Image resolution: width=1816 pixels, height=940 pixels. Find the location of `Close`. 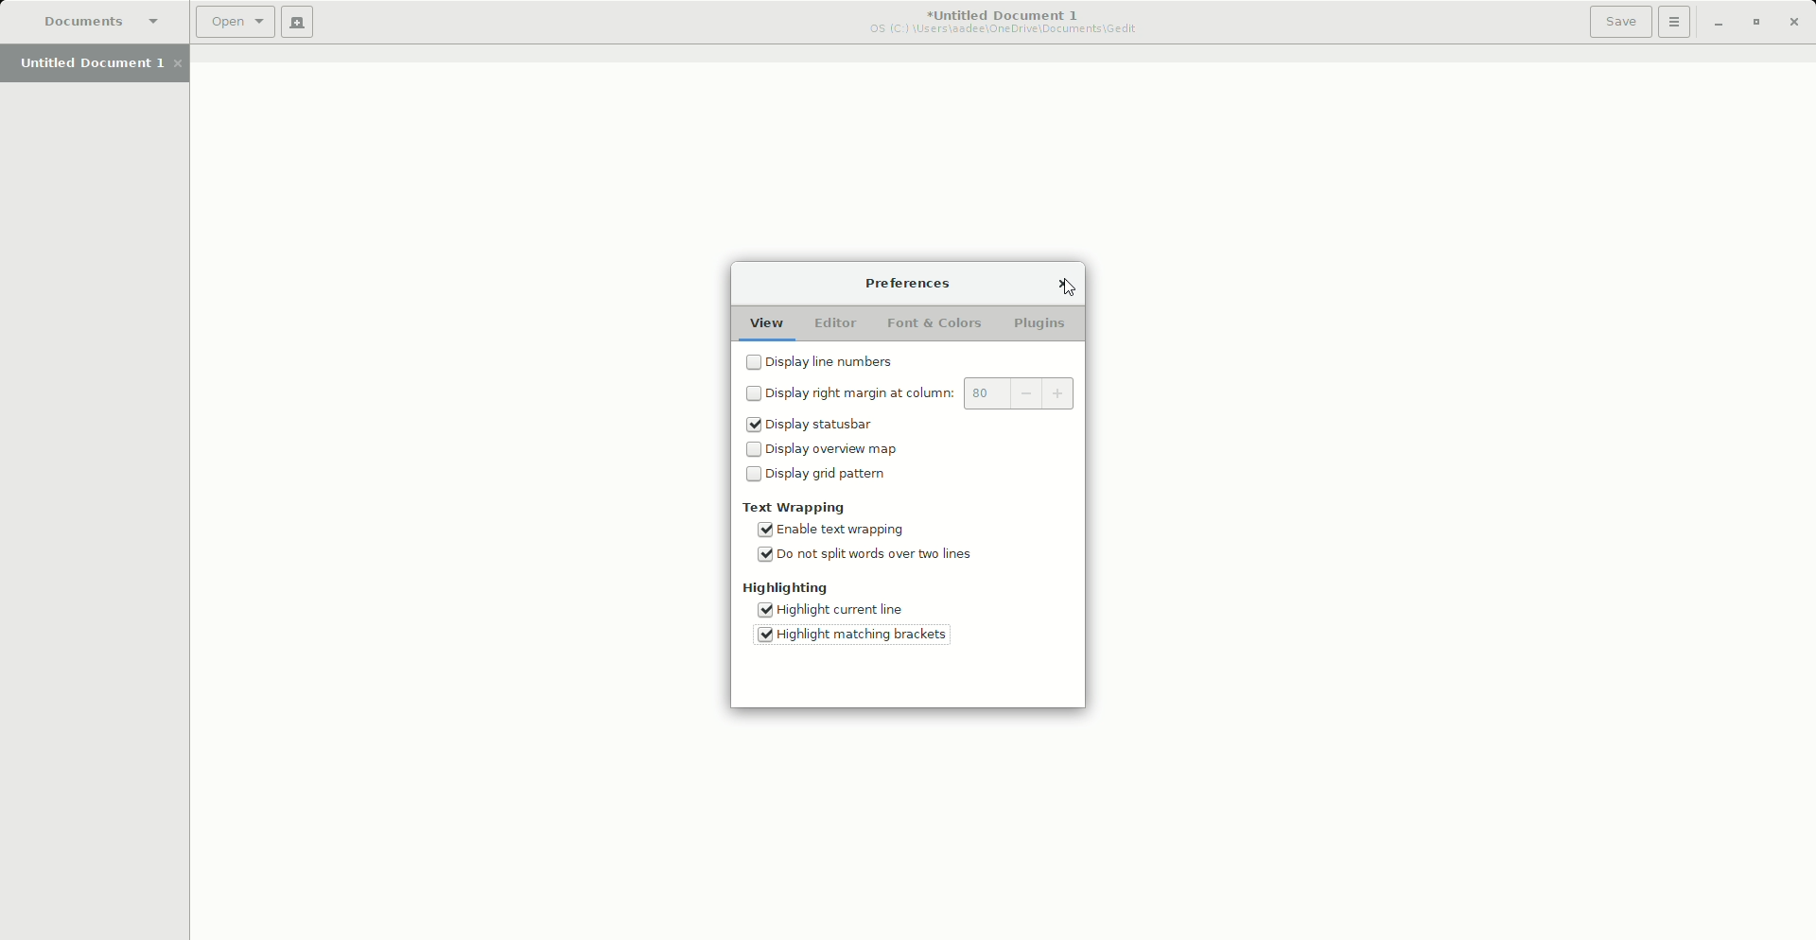

Close is located at coordinates (1797, 21).